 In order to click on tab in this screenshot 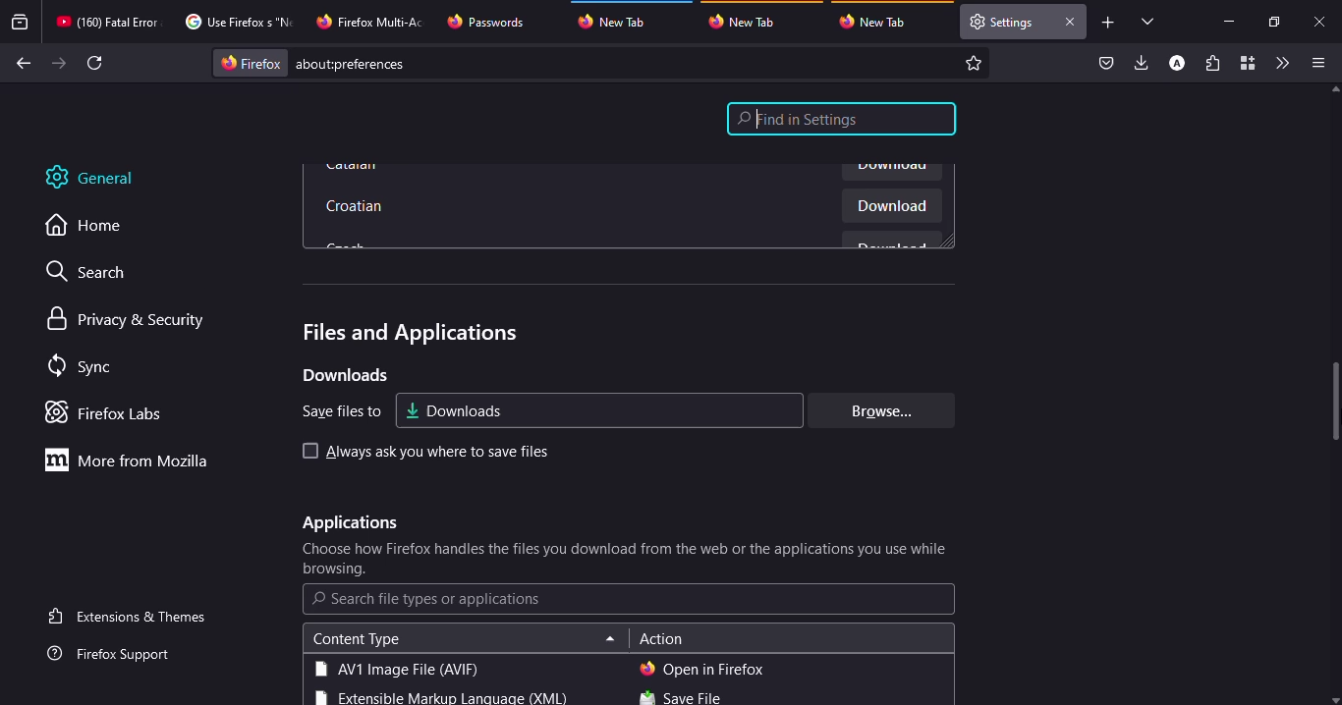, I will do `click(107, 22)`.